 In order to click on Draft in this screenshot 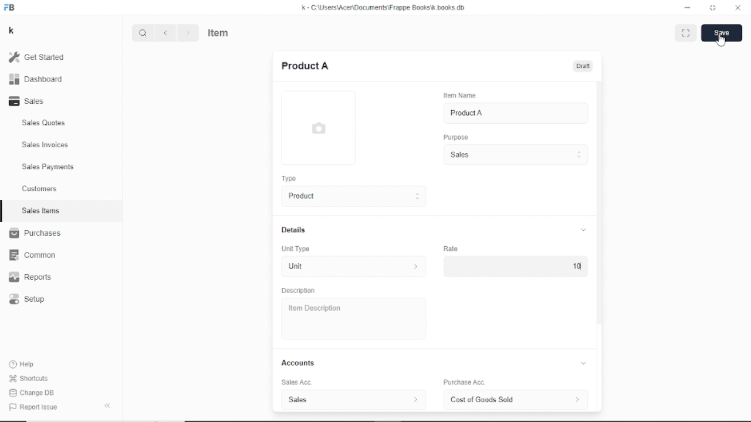, I will do `click(584, 66)`.